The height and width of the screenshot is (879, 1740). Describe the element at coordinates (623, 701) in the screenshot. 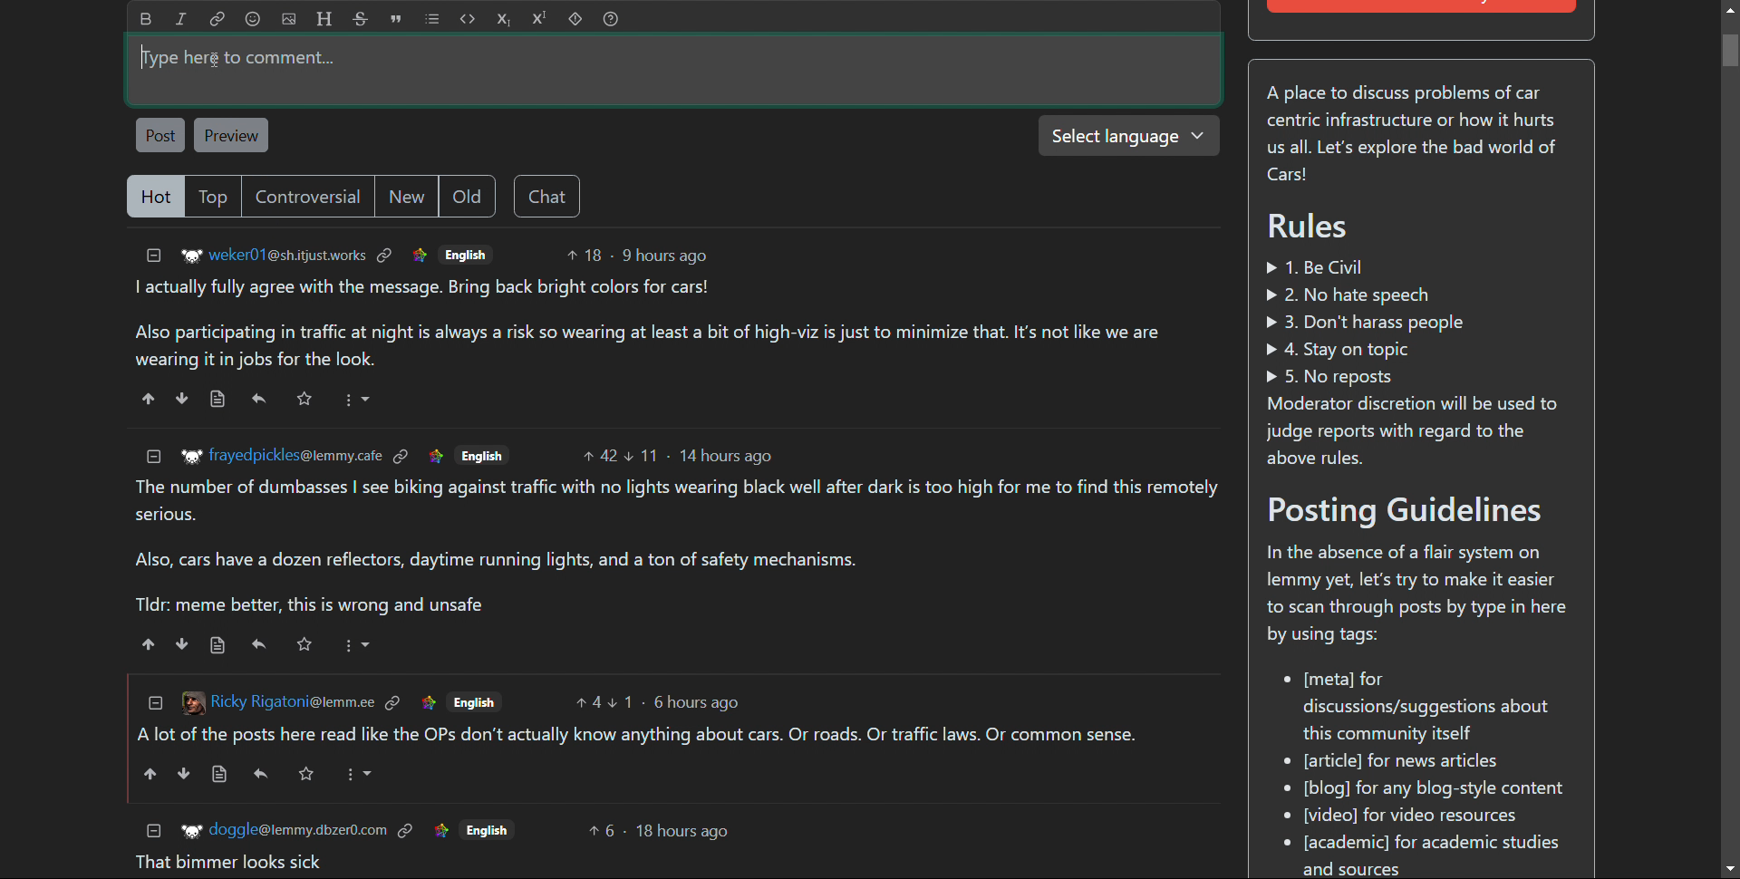

I see `upvotes 1` at that location.